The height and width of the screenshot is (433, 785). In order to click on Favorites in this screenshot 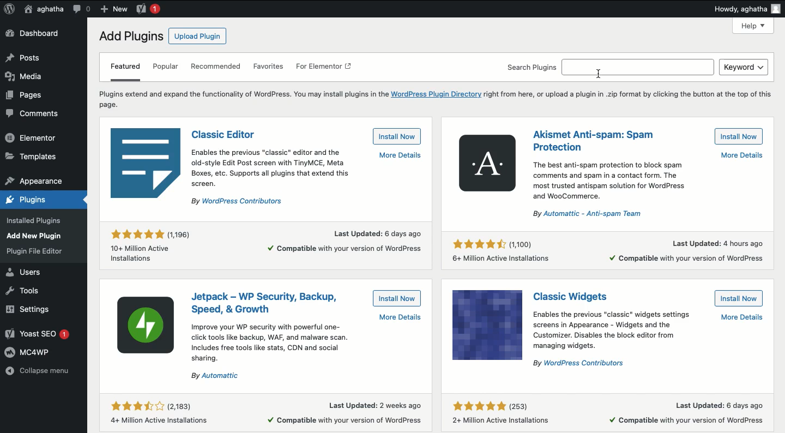, I will do `click(269, 67)`.